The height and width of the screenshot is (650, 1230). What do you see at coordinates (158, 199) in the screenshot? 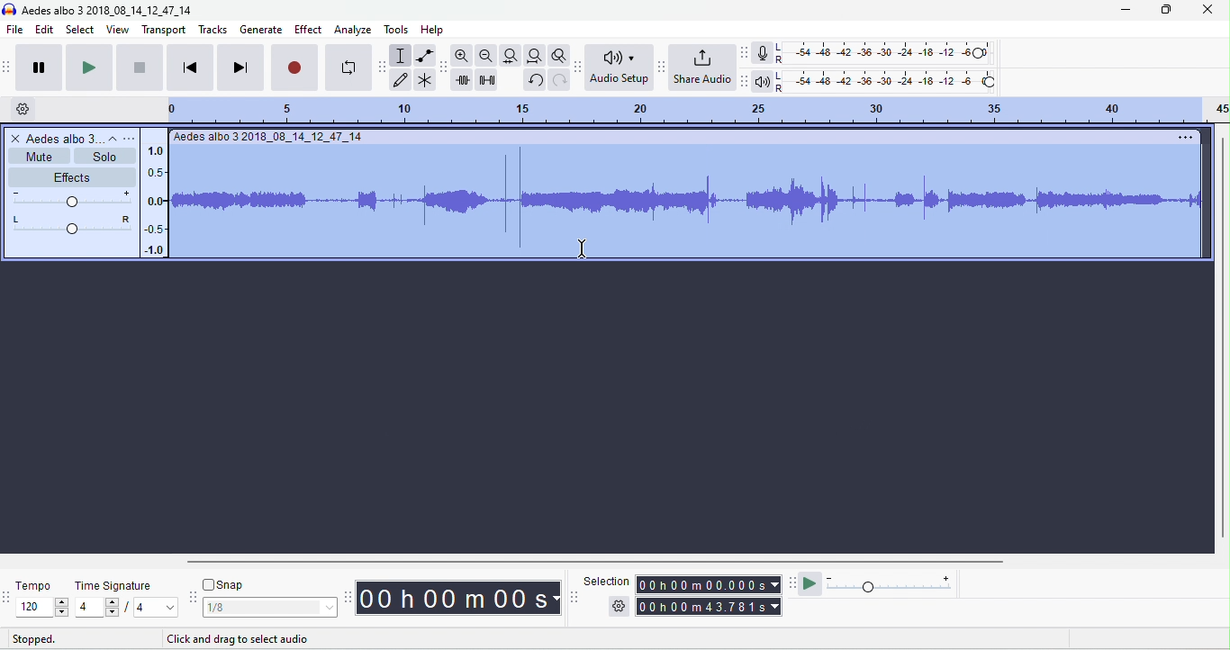
I see `amplitude` at bounding box center [158, 199].